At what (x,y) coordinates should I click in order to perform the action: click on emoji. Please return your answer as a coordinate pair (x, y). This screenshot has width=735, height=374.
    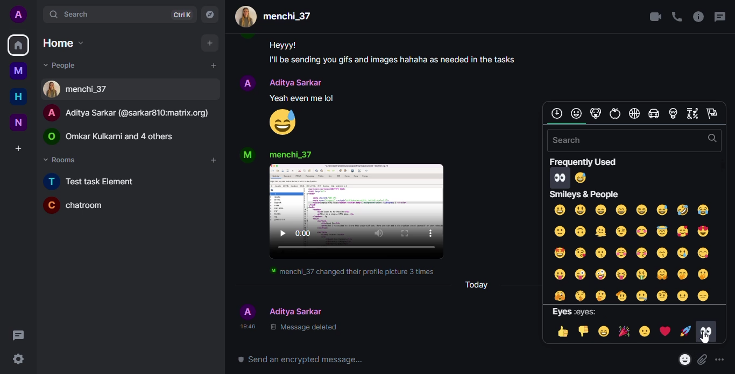
    Looking at the image, I should click on (581, 178).